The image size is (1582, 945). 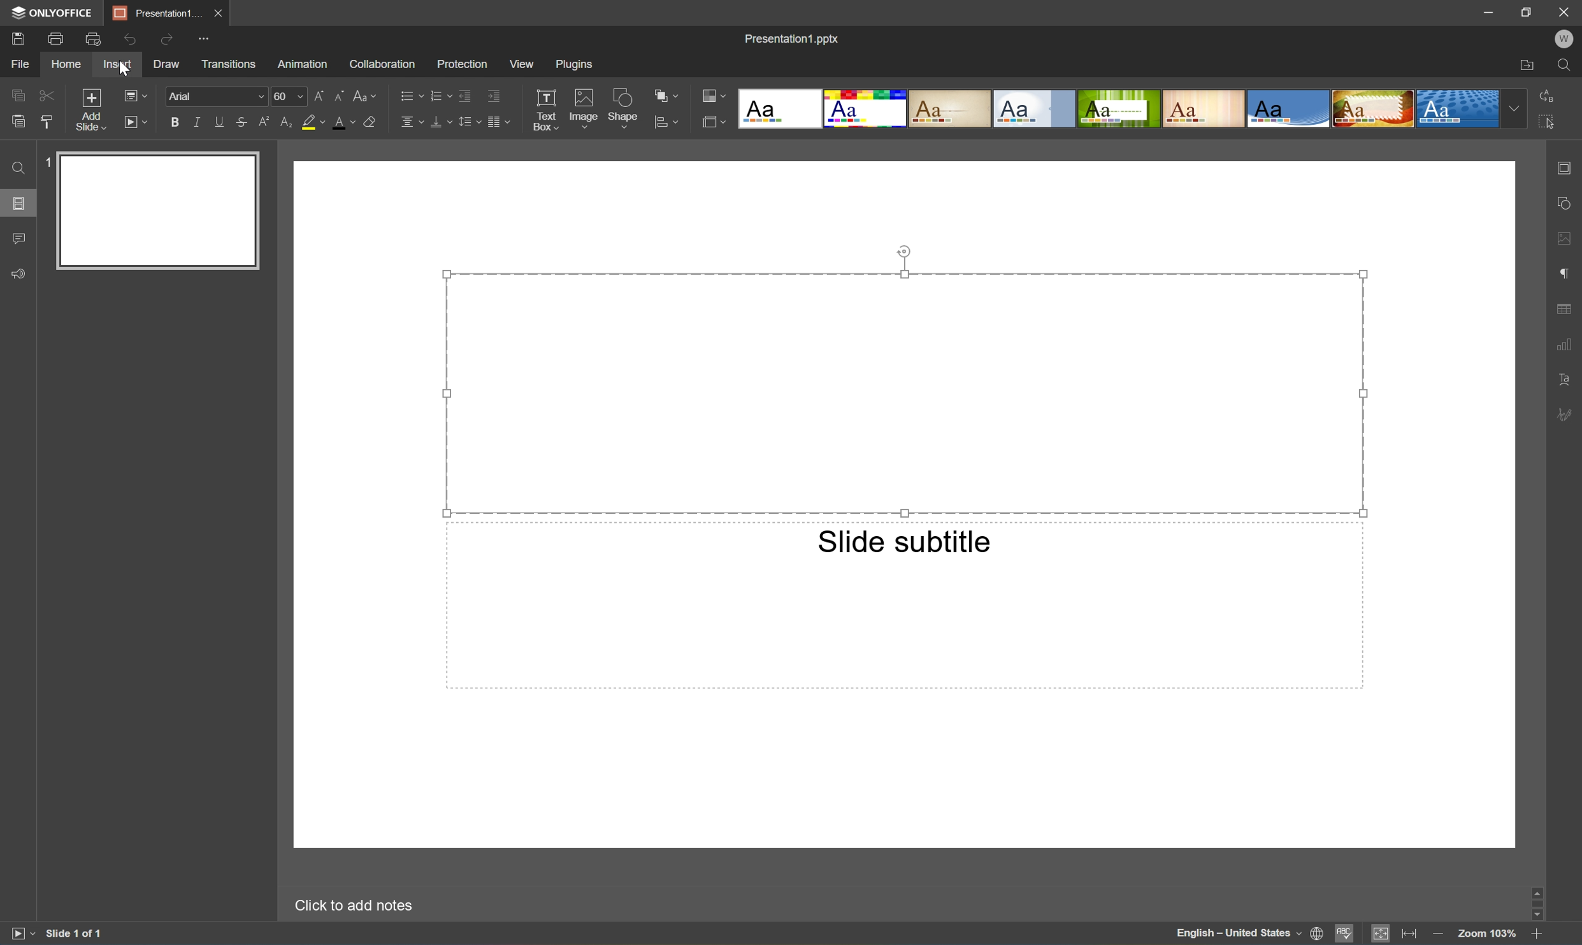 I want to click on Select slide size, so click(x=715, y=122).